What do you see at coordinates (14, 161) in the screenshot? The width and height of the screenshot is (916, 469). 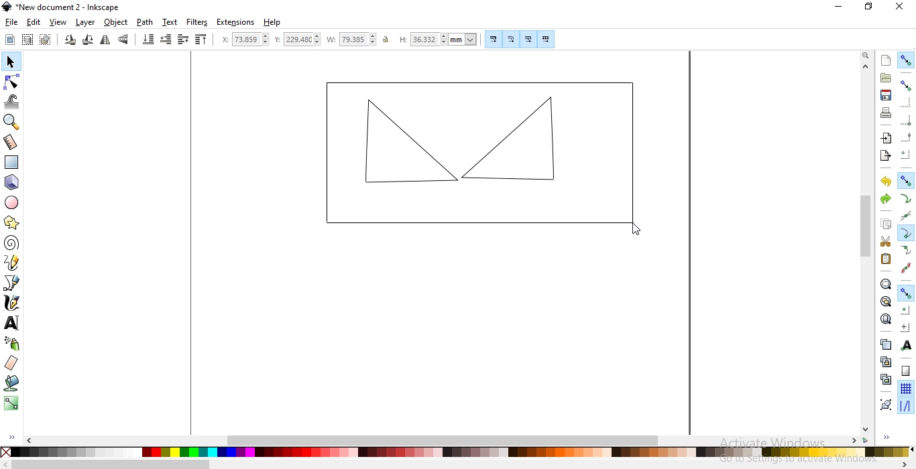 I see `create rectangle and squares` at bounding box center [14, 161].